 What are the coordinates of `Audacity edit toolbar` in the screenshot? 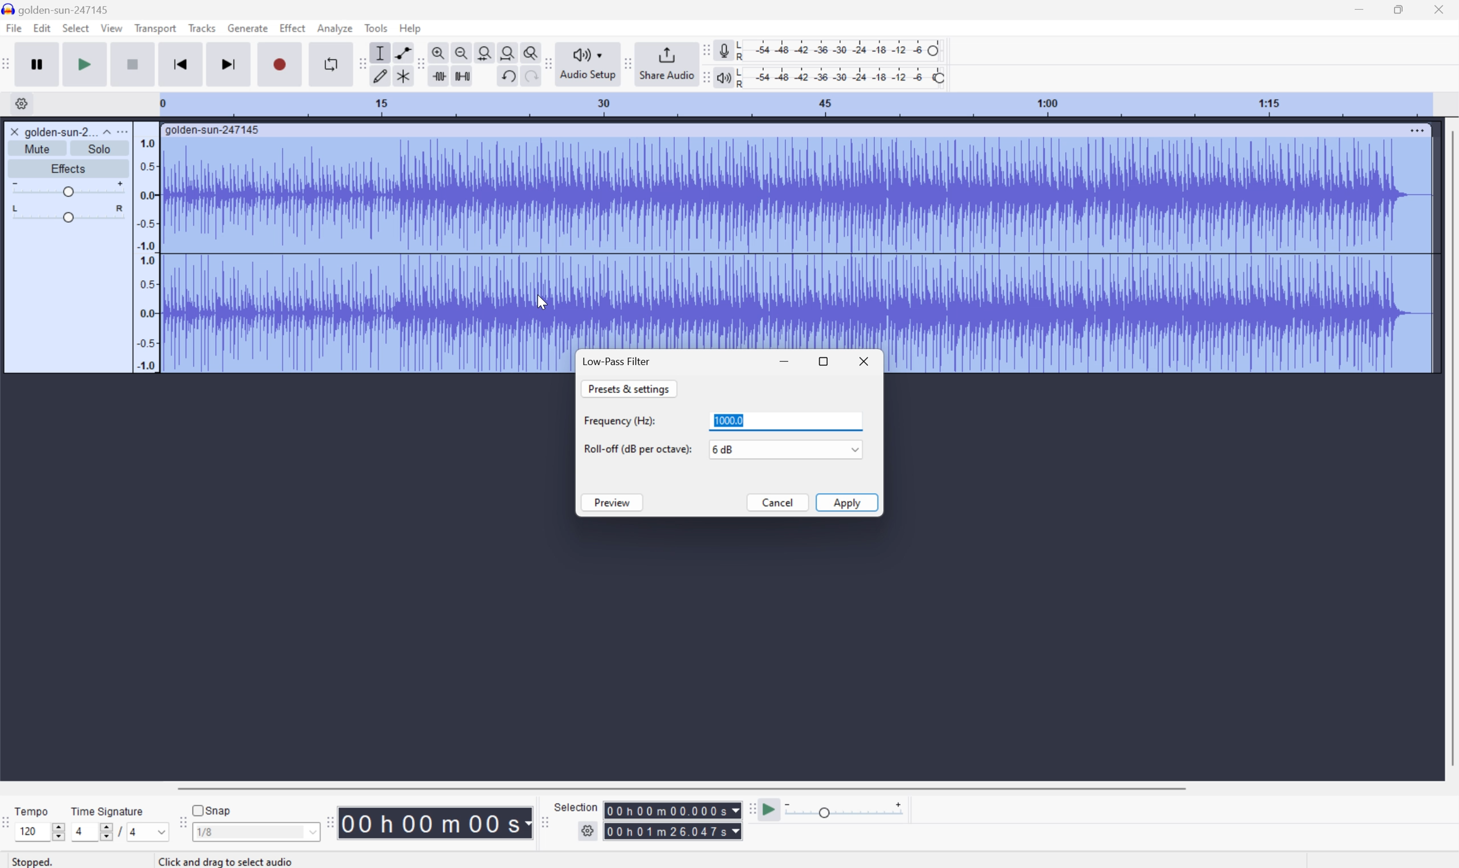 It's located at (420, 65).